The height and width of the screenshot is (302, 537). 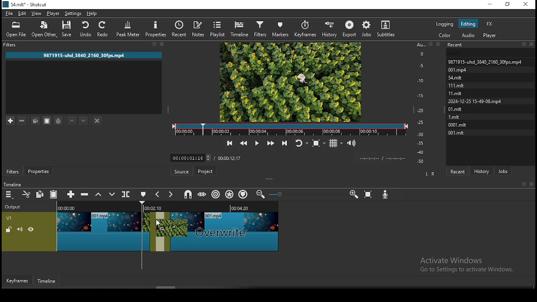 I want to click on zoom timeline in, so click(x=263, y=194).